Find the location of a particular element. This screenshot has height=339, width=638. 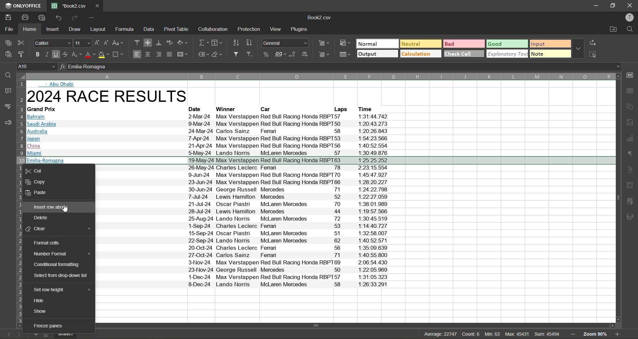

freeze panes is located at coordinates (51, 324).